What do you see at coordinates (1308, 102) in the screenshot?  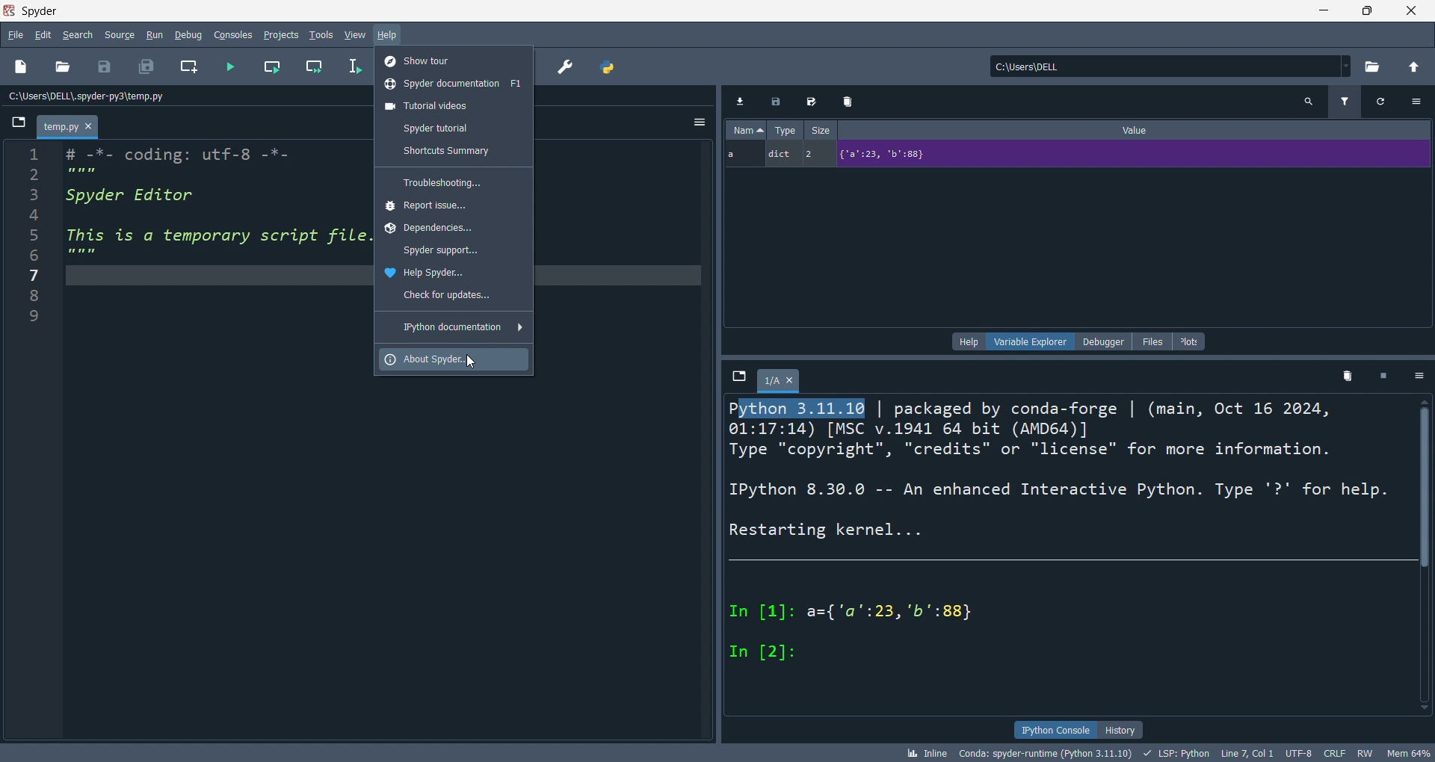 I see `Search` at bounding box center [1308, 102].